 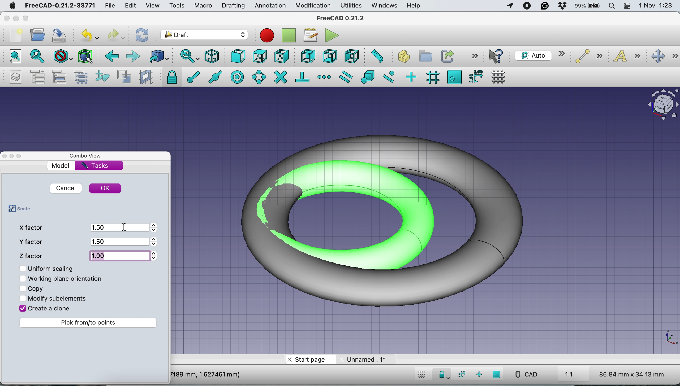 I want to click on unnamed: 1*, so click(x=367, y=359).